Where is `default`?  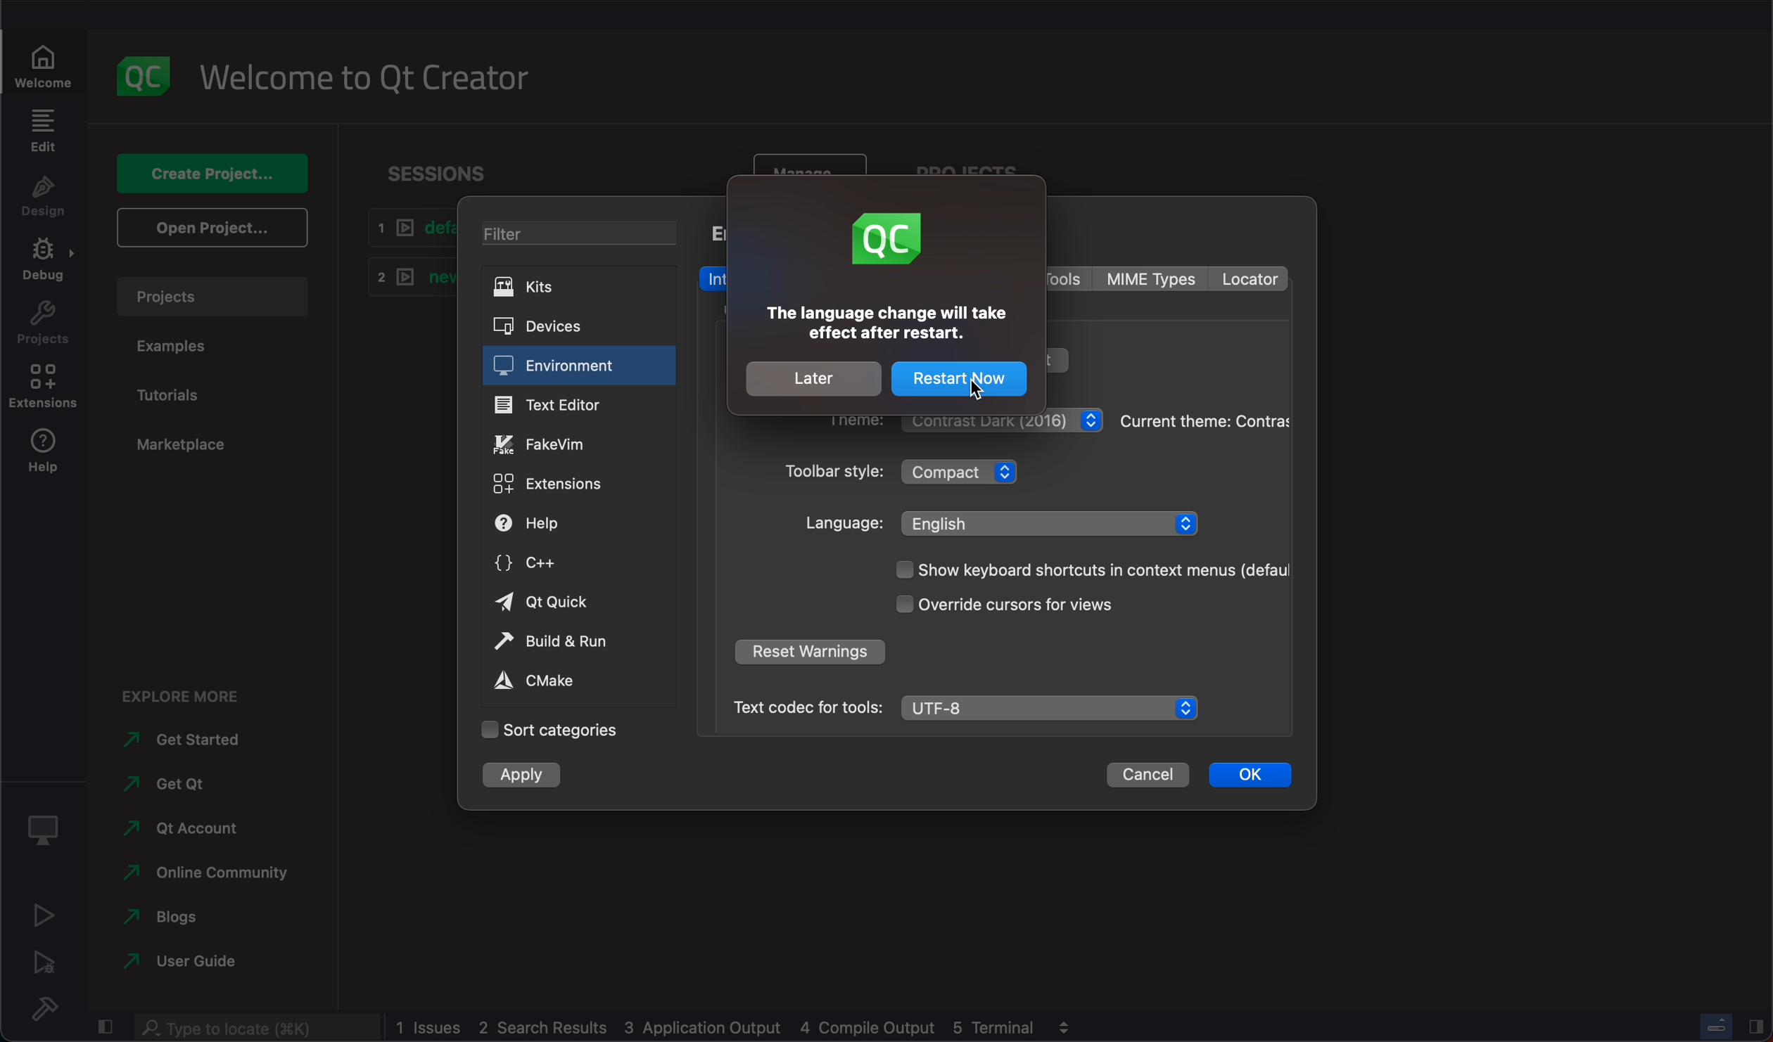 default is located at coordinates (405, 231).